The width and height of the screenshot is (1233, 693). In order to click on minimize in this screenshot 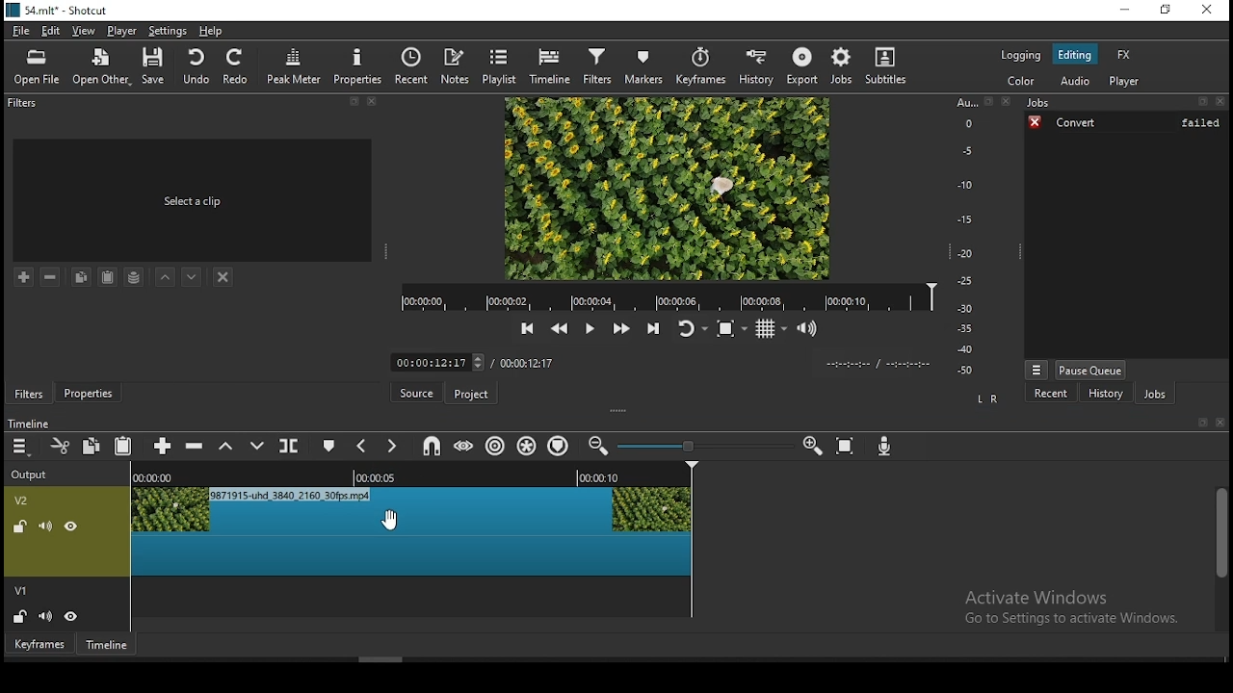, I will do `click(1120, 10)`.